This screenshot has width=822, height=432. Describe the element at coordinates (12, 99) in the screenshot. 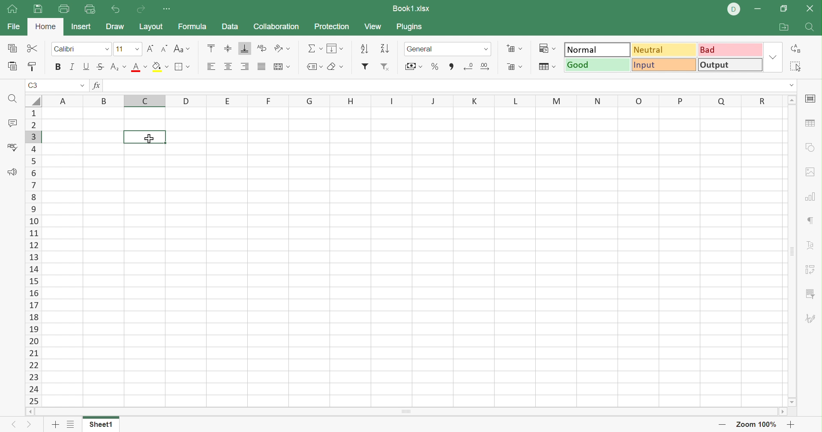

I see `Find` at that location.